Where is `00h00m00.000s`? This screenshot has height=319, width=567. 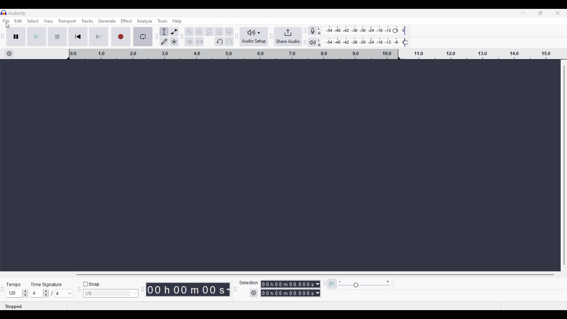
00h00m00.000s is located at coordinates (291, 283).